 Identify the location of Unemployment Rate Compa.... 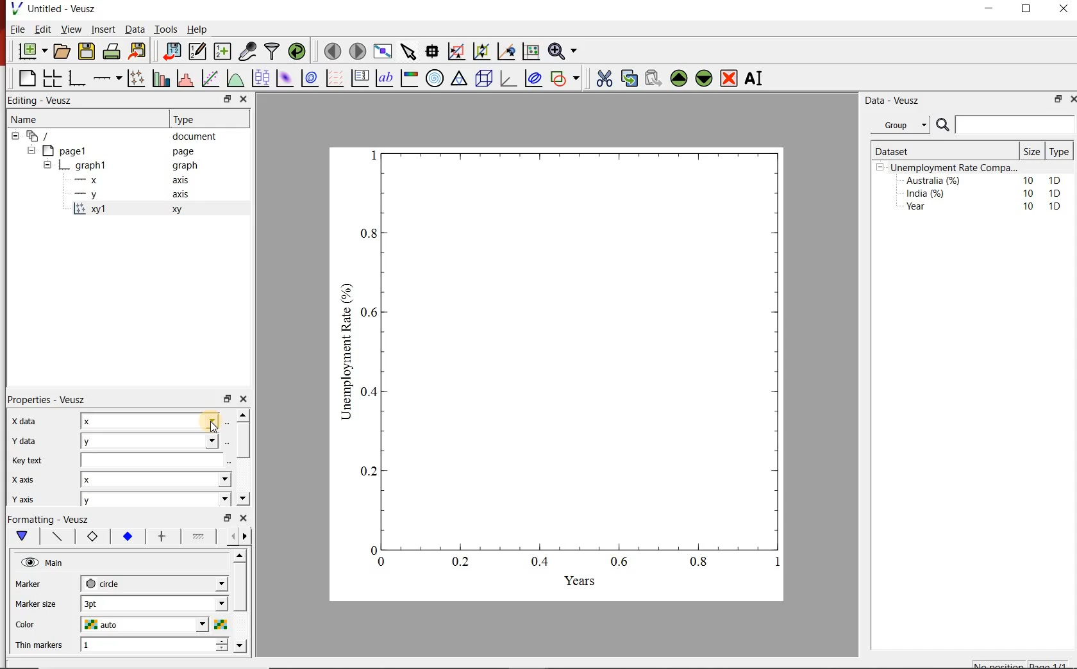
(955, 168).